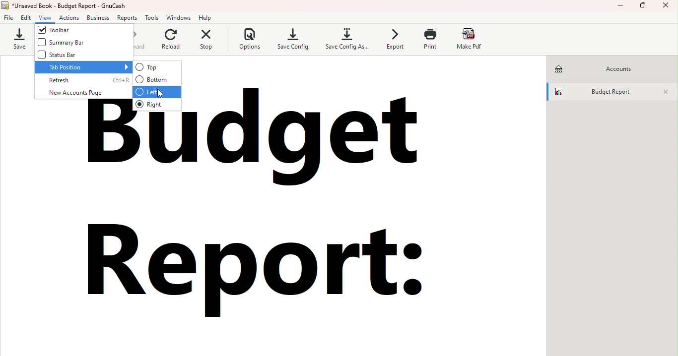 This screenshot has height=356, width=678. I want to click on Top, so click(158, 67).